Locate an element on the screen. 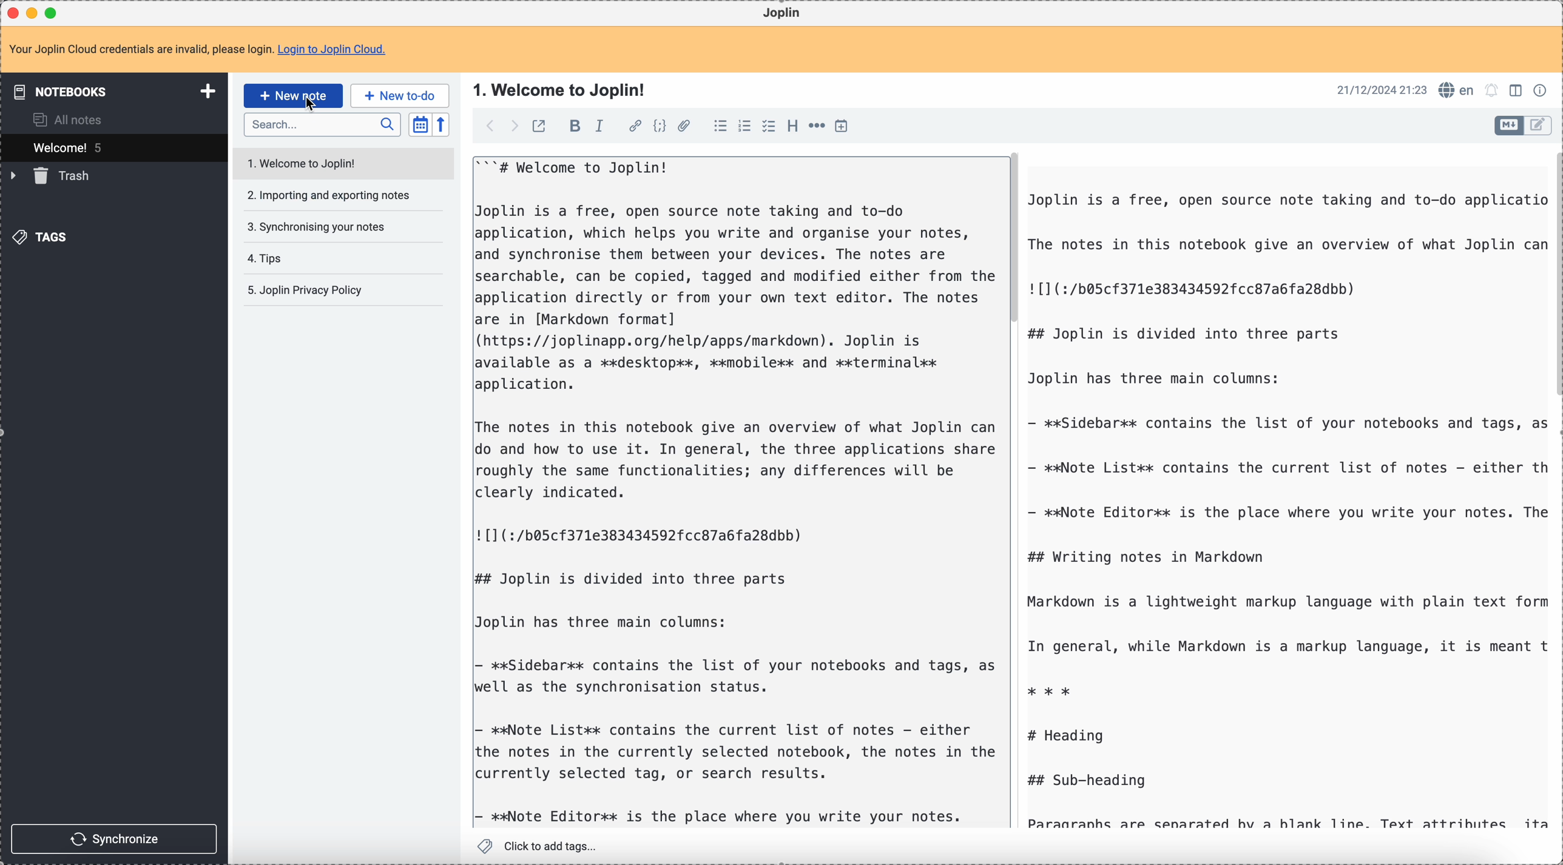 Image resolution: width=1563 pixels, height=865 pixels. hyperlink is located at coordinates (633, 127).